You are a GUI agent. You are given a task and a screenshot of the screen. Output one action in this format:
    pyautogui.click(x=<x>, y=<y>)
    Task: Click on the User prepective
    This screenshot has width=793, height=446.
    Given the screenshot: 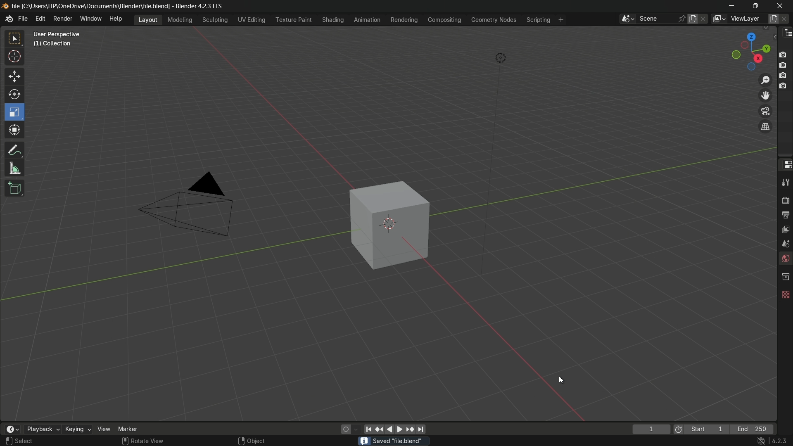 What is the action you would take?
    pyautogui.click(x=60, y=34)
    